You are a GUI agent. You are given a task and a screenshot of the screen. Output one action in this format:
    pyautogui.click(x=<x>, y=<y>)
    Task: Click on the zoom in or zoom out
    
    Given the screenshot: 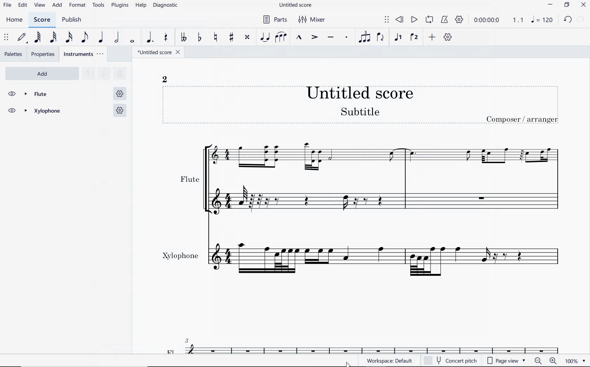 What is the action you would take?
    pyautogui.click(x=545, y=361)
    